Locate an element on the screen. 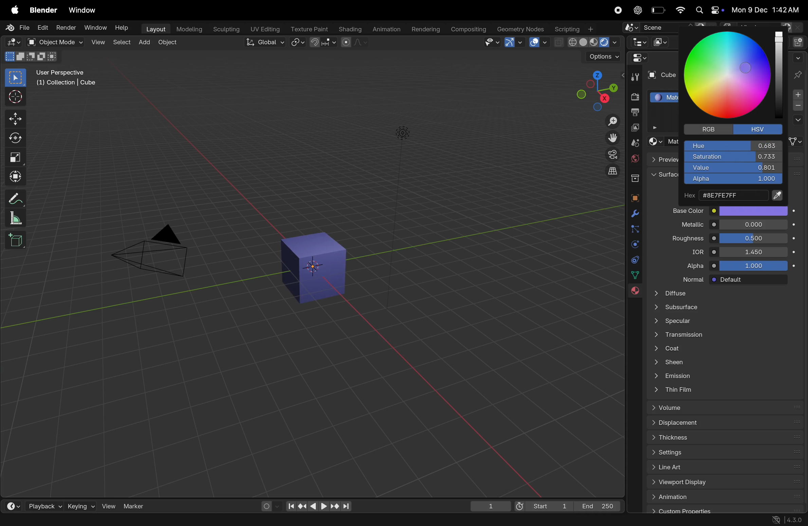 This screenshot has height=526, width=808. object mode is located at coordinates (54, 42).